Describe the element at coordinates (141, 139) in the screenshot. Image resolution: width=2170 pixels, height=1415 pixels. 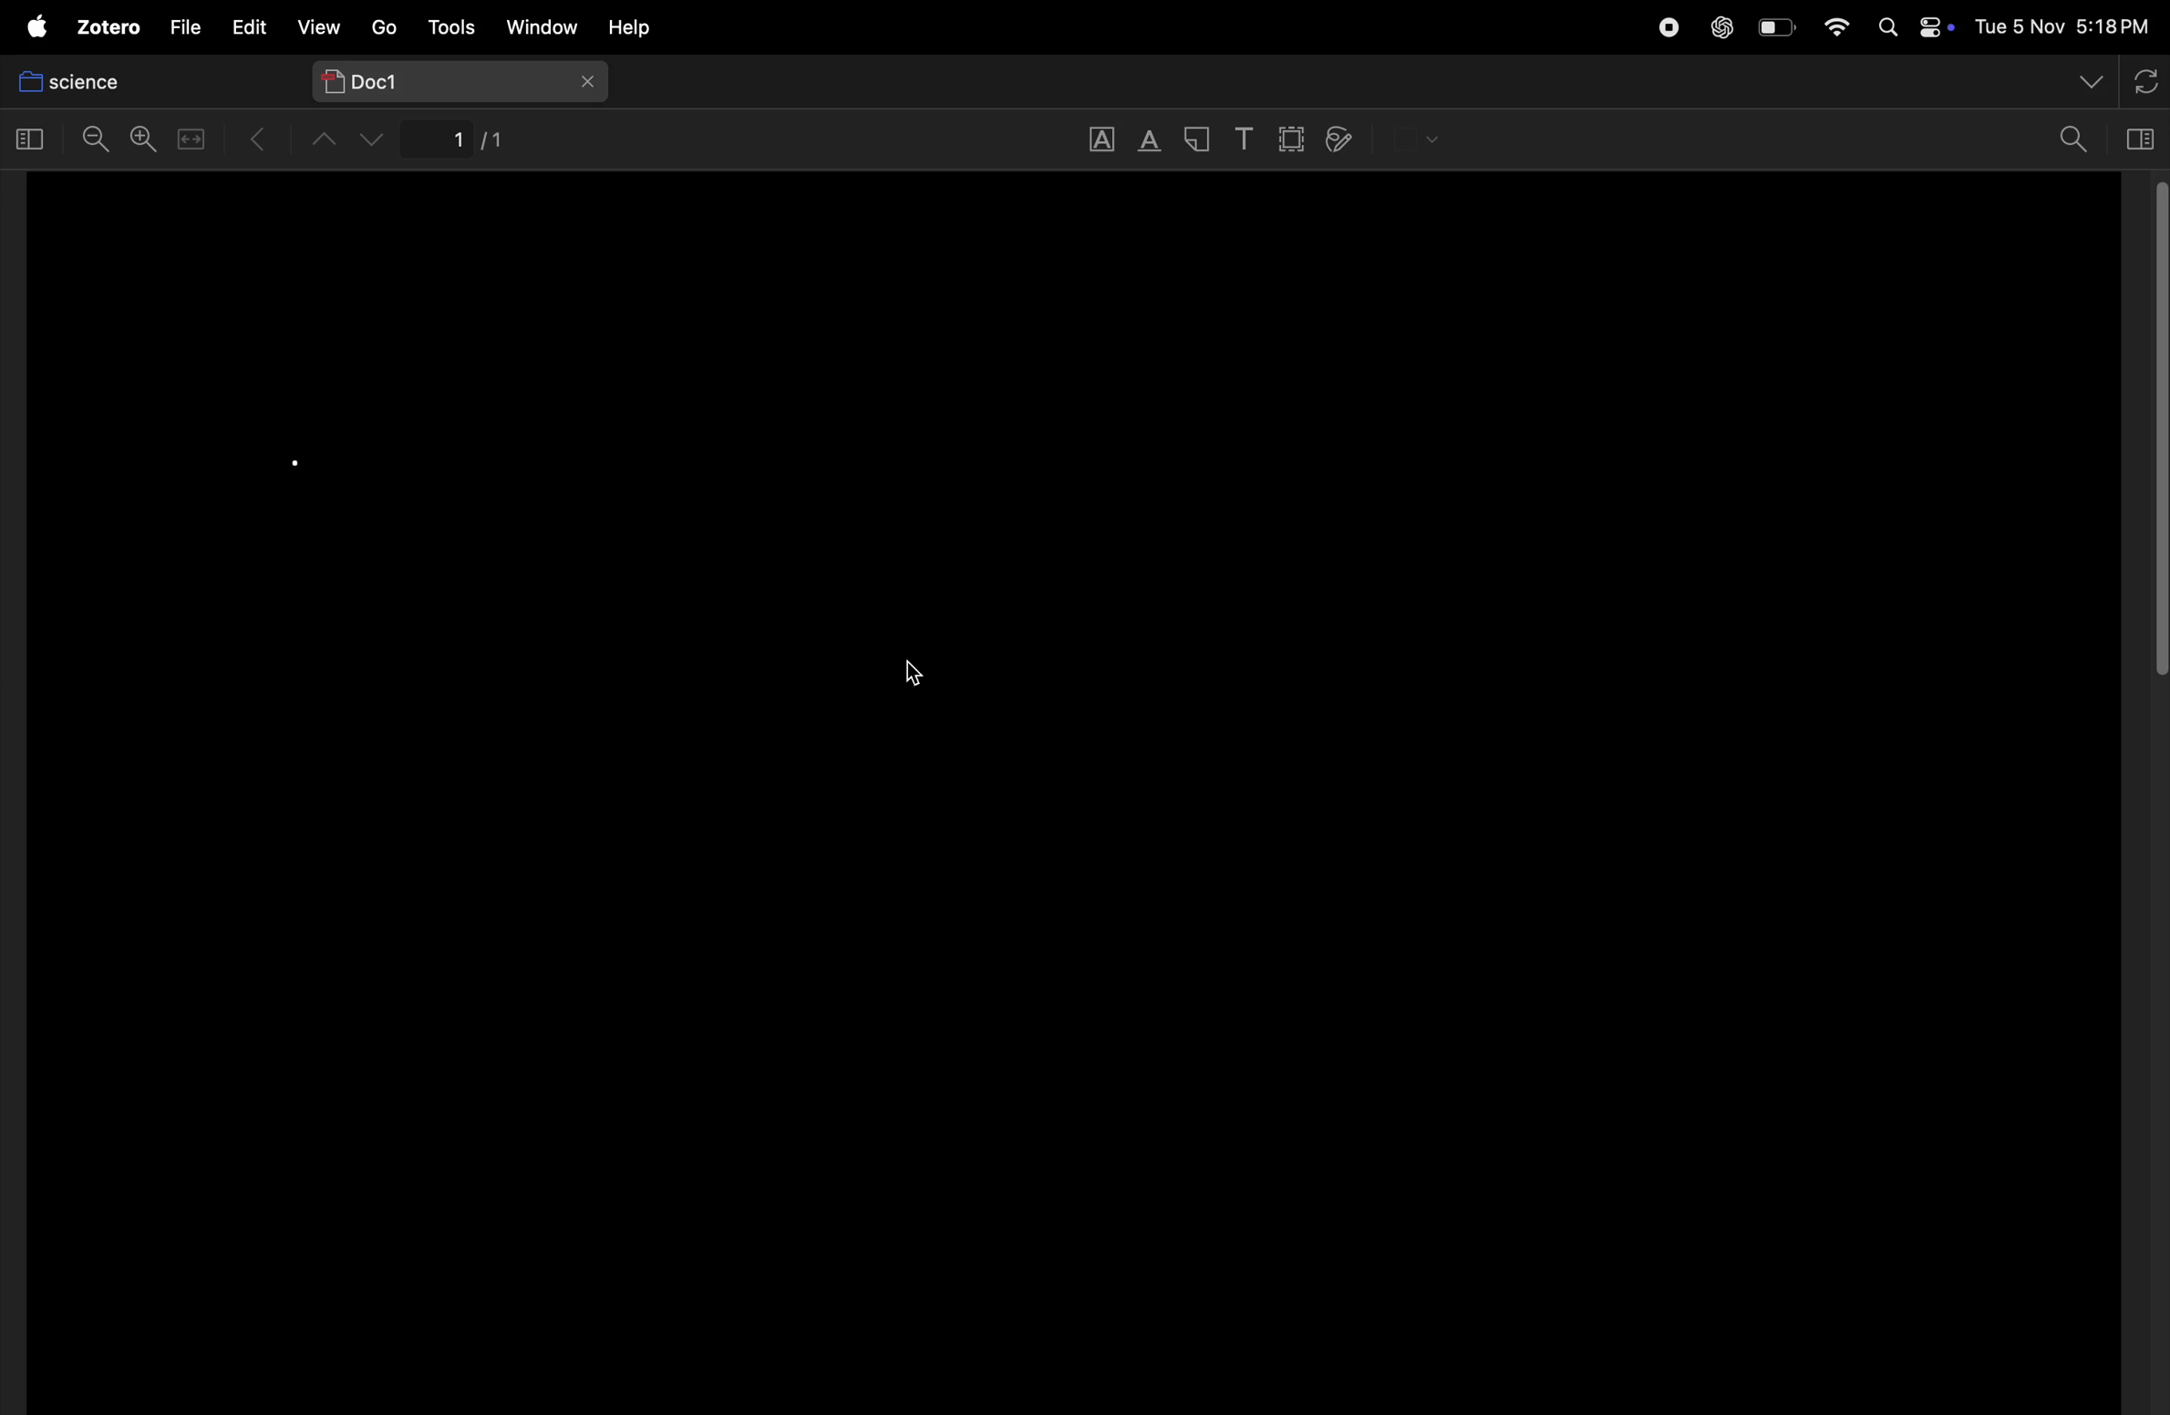
I see `zoom in` at that location.